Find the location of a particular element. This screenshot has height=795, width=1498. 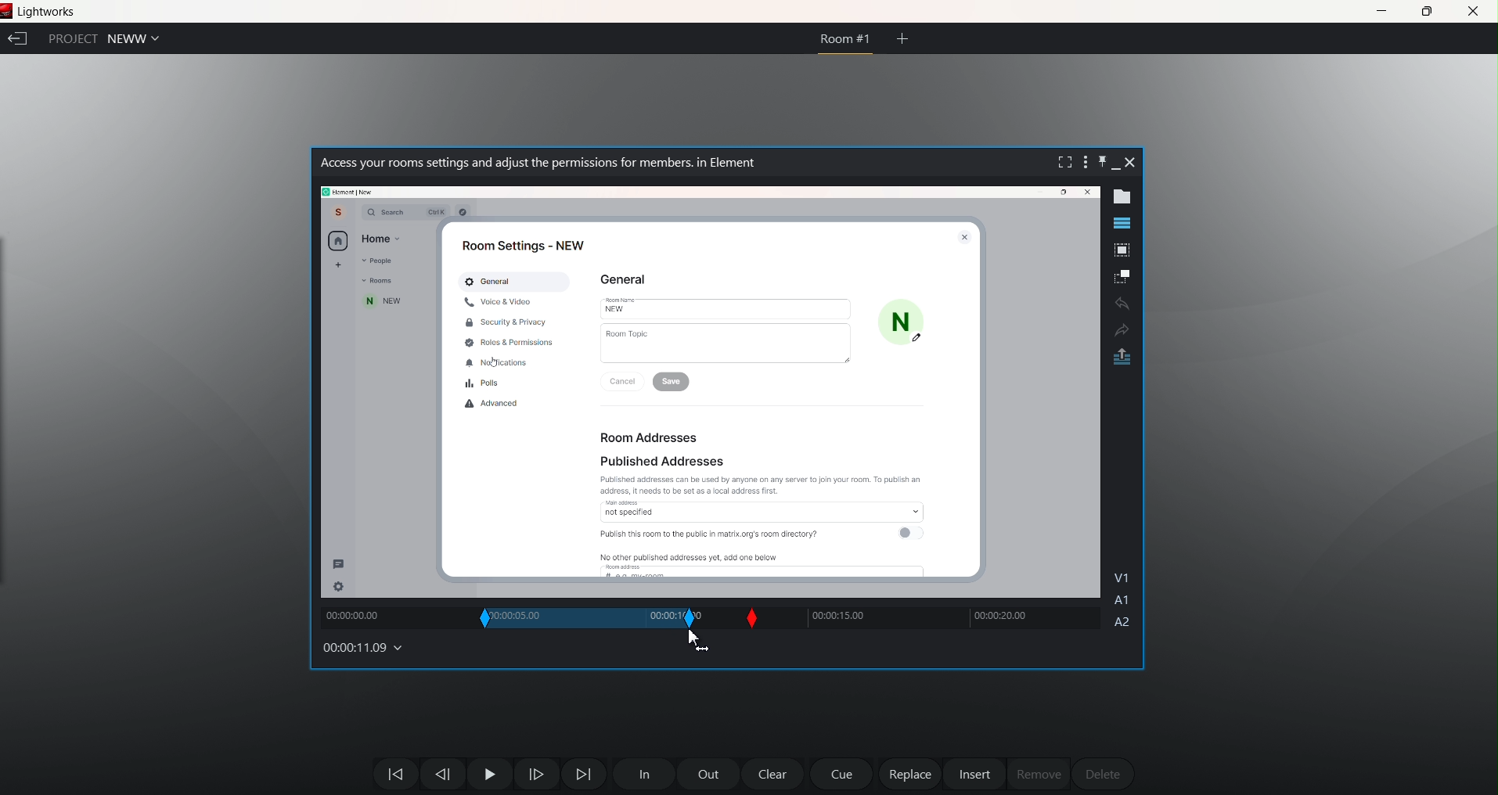

track is located at coordinates (392, 617).